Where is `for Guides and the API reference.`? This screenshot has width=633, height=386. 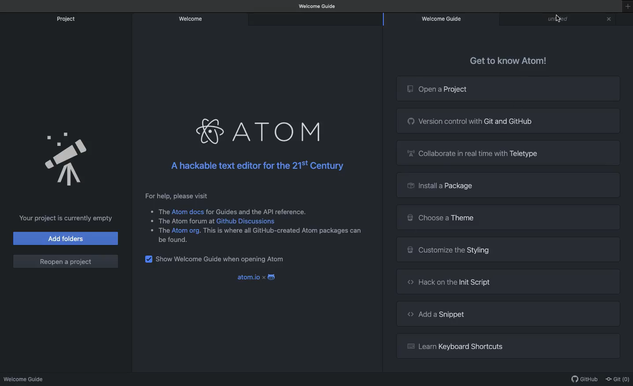 for Guides and the API reference. is located at coordinates (256, 212).